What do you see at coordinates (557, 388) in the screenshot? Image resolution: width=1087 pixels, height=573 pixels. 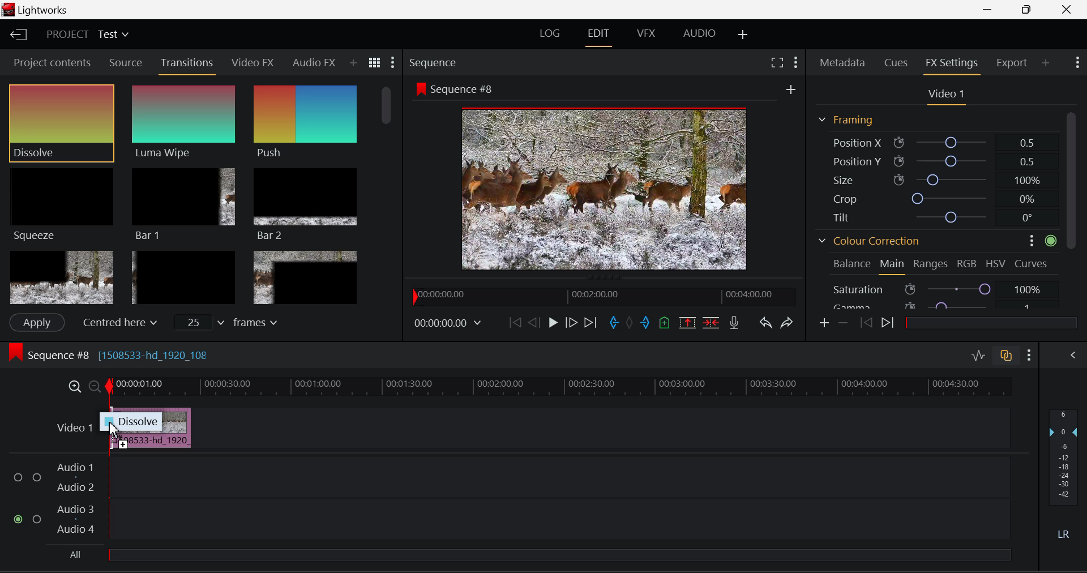 I see `Project Timeline` at bounding box center [557, 388].